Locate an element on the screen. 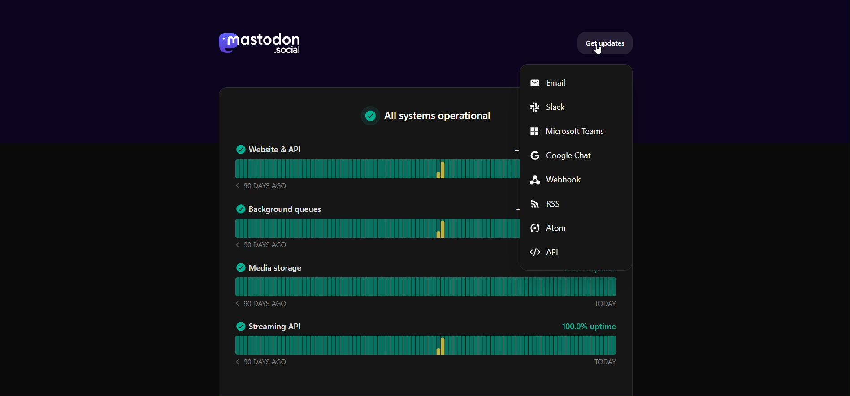 This screenshot has width=850, height=396. RSS is located at coordinates (551, 204).